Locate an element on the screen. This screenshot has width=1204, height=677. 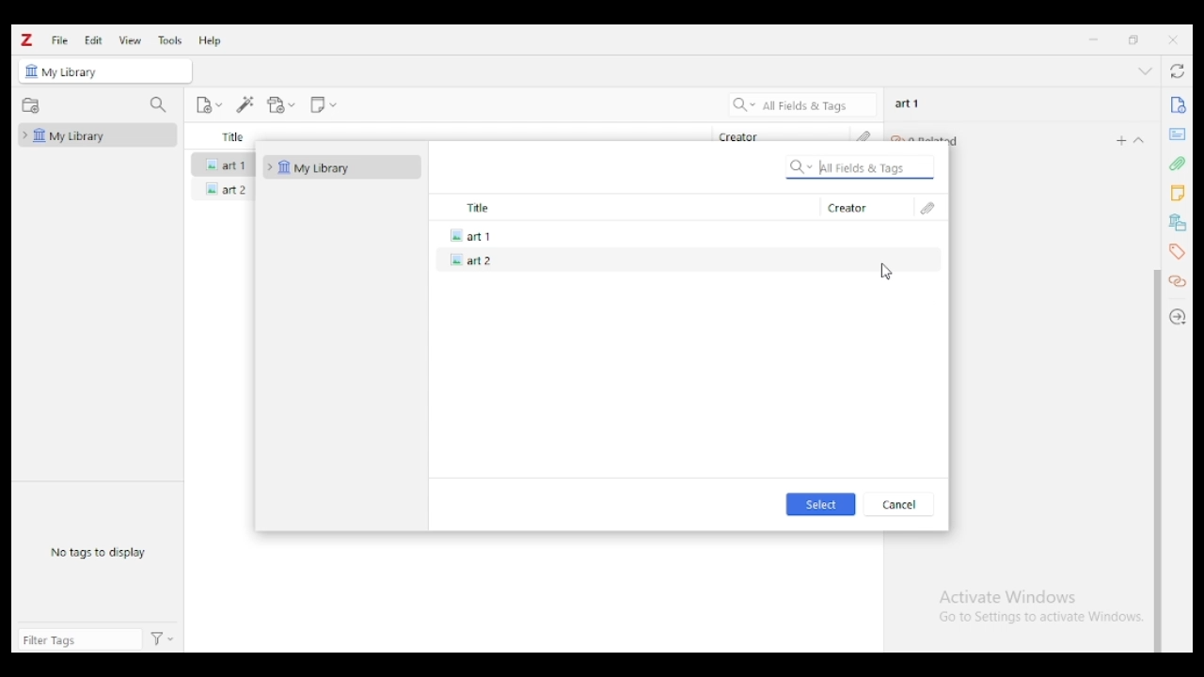
cursor is located at coordinates (886, 274).